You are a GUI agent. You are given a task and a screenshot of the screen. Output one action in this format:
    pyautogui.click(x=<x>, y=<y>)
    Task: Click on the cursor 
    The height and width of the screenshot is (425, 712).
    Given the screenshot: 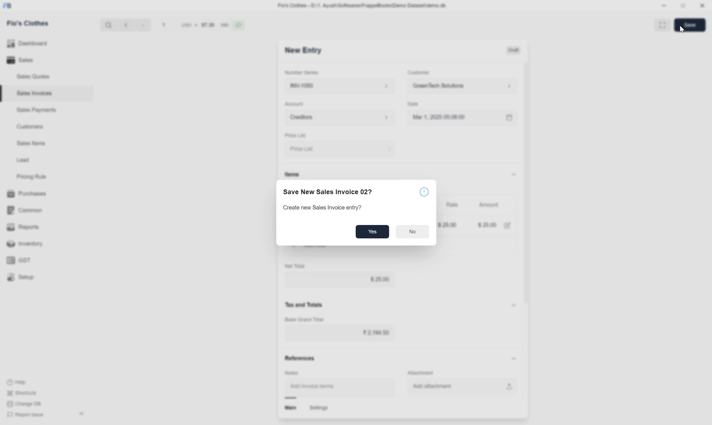 What is the action you would take?
    pyautogui.click(x=681, y=30)
    